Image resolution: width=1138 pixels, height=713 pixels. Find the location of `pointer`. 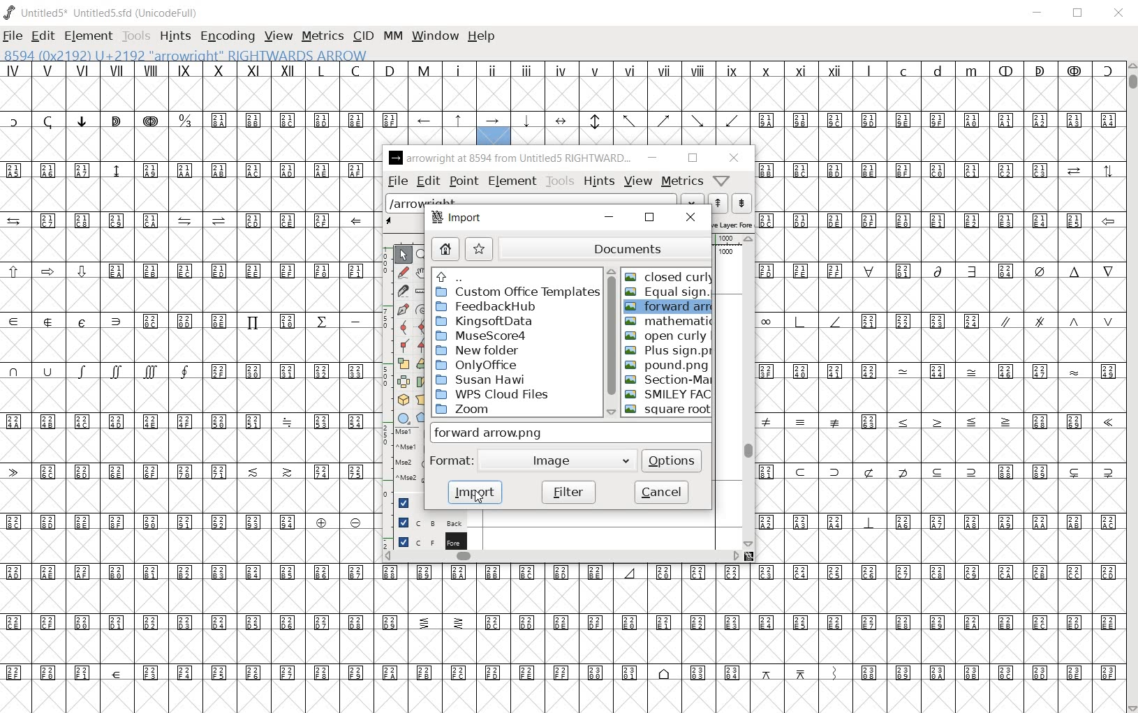

pointer is located at coordinates (403, 256).